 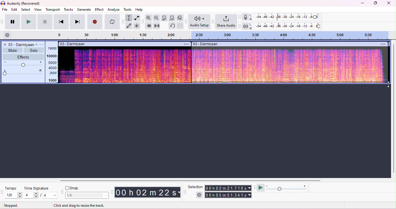 I want to click on file, so click(x=5, y=10).